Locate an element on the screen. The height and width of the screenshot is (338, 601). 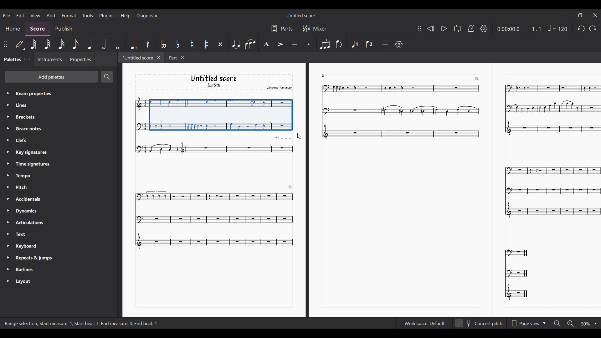
Untitled Score is located at coordinates (301, 15).